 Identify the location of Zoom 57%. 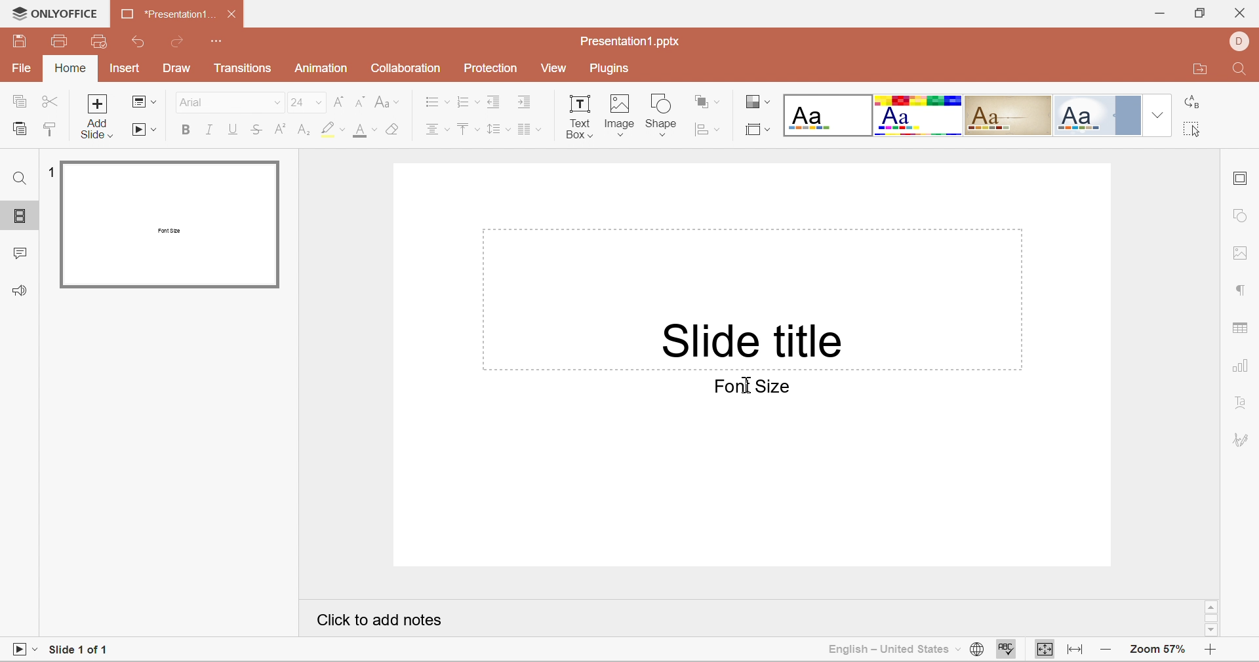
(1160, 650).